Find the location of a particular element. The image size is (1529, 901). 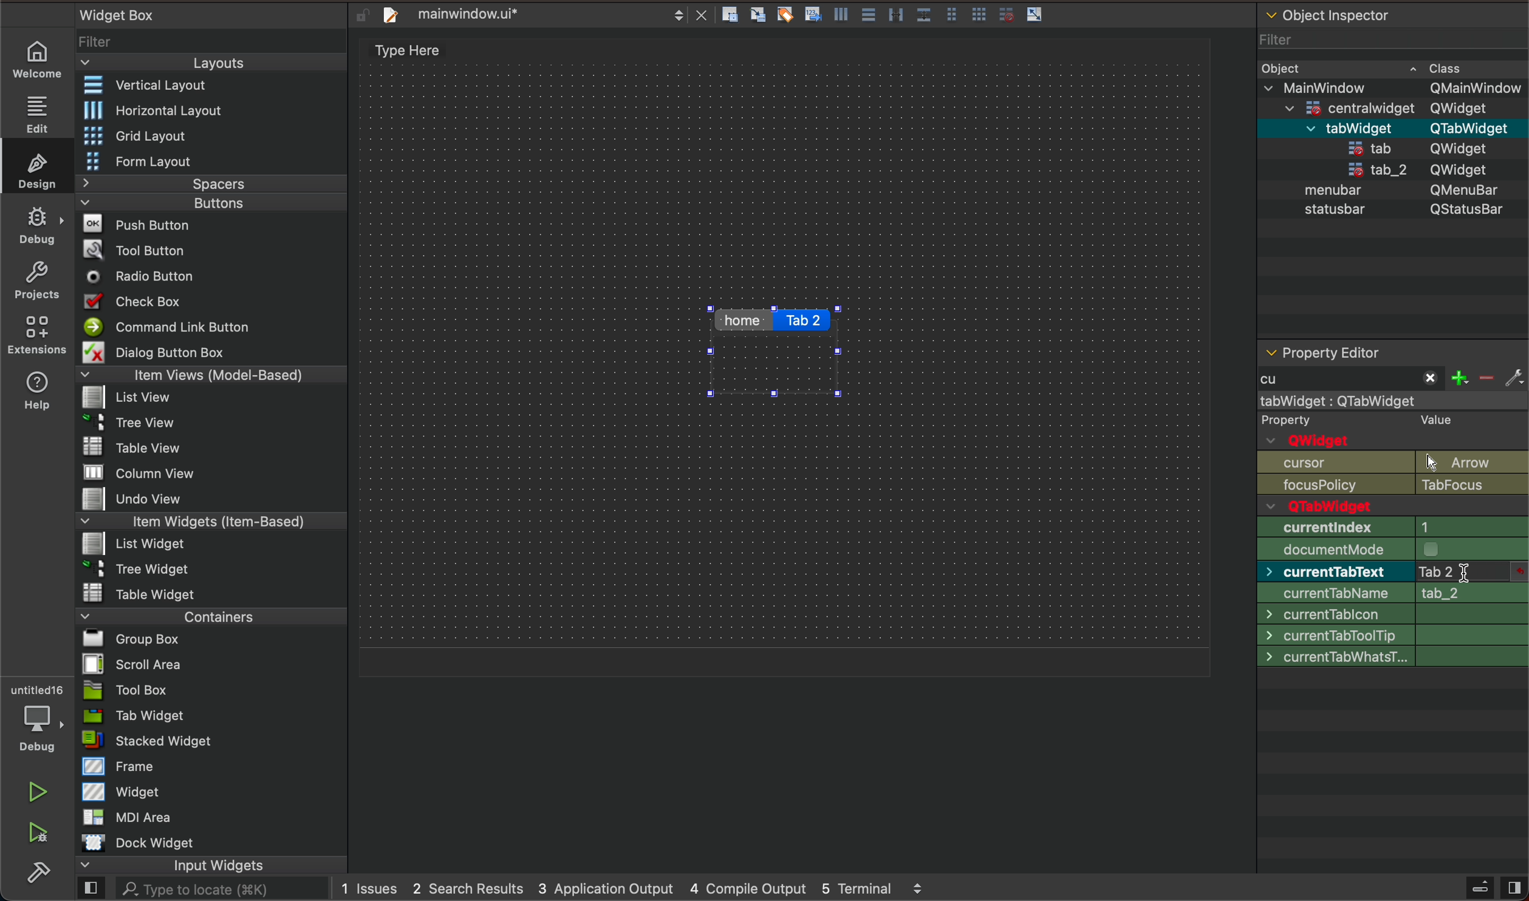

=centralwidaet OWidaet is located at coordinates (1388, 105).